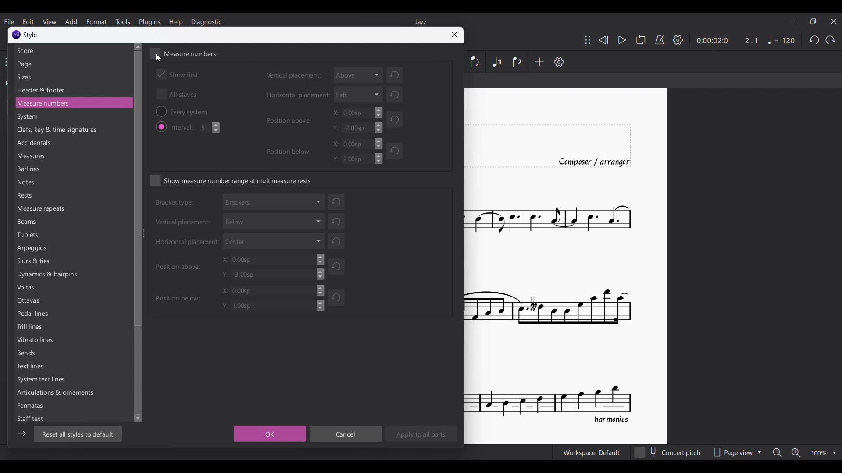  What do you see at coordinates (185, 127) in the screenshot?
I see `Indicates setting for each` at bounding box center [185, 127].